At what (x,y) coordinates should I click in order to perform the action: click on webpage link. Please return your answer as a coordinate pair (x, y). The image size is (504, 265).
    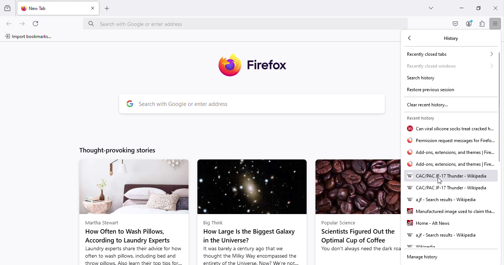
    Looking at the image, I should click on (451, 165).